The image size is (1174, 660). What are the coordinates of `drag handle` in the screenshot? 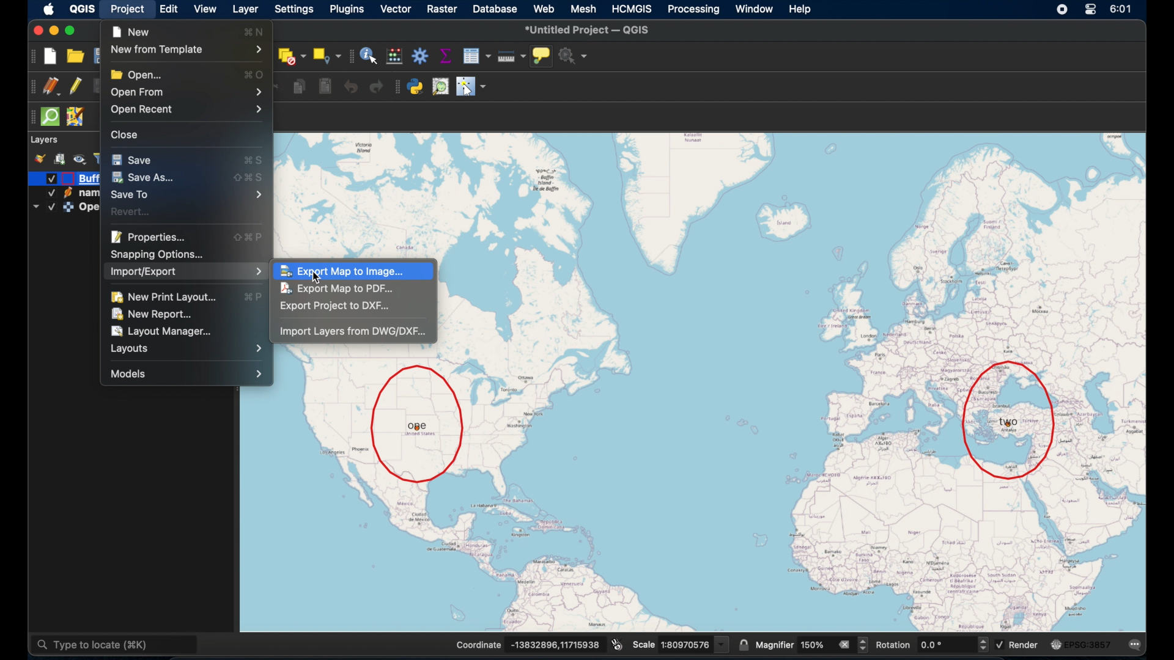 It's located at (30, 117).